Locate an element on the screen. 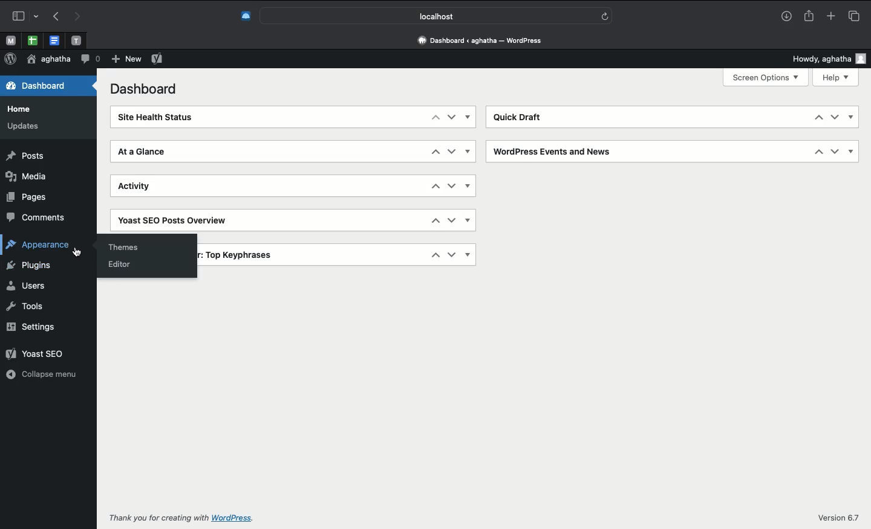 The image size is (871, 529). Editor is located at coordinates (124, 265).